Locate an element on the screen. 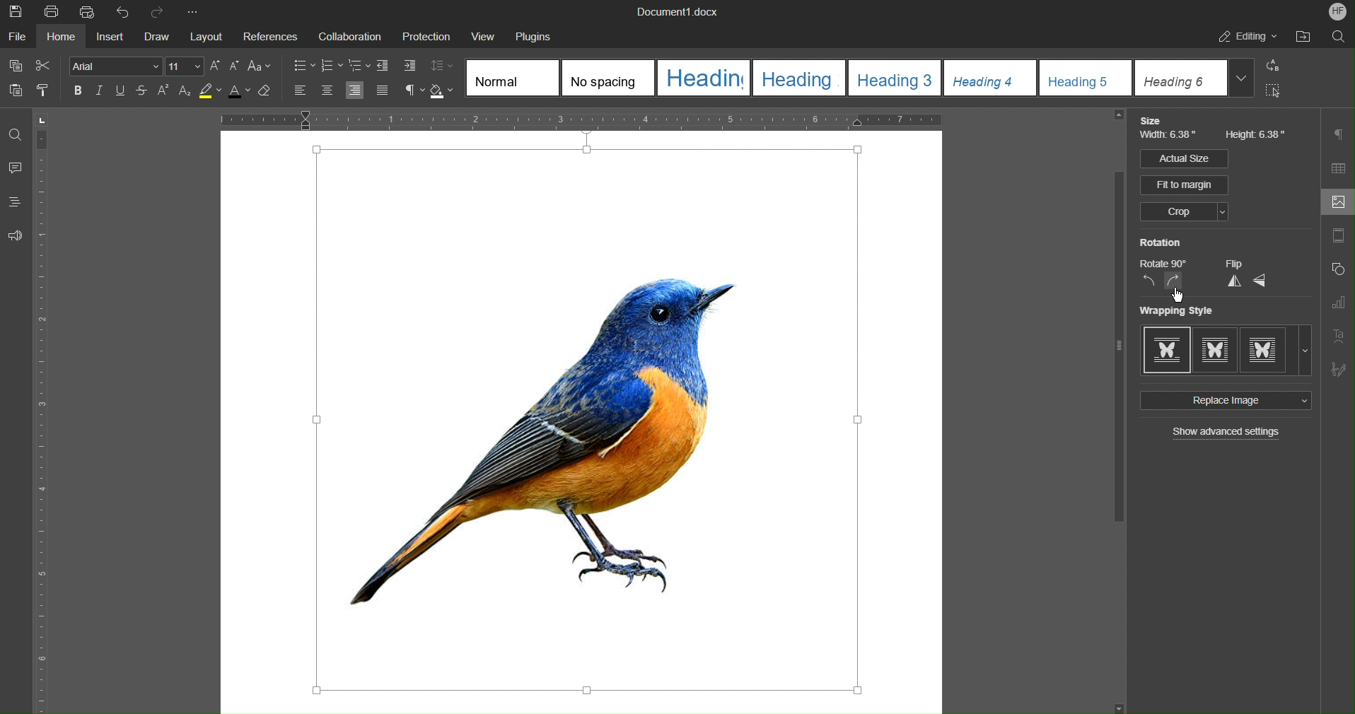  Collaboration is located at coordinates (347, 34).